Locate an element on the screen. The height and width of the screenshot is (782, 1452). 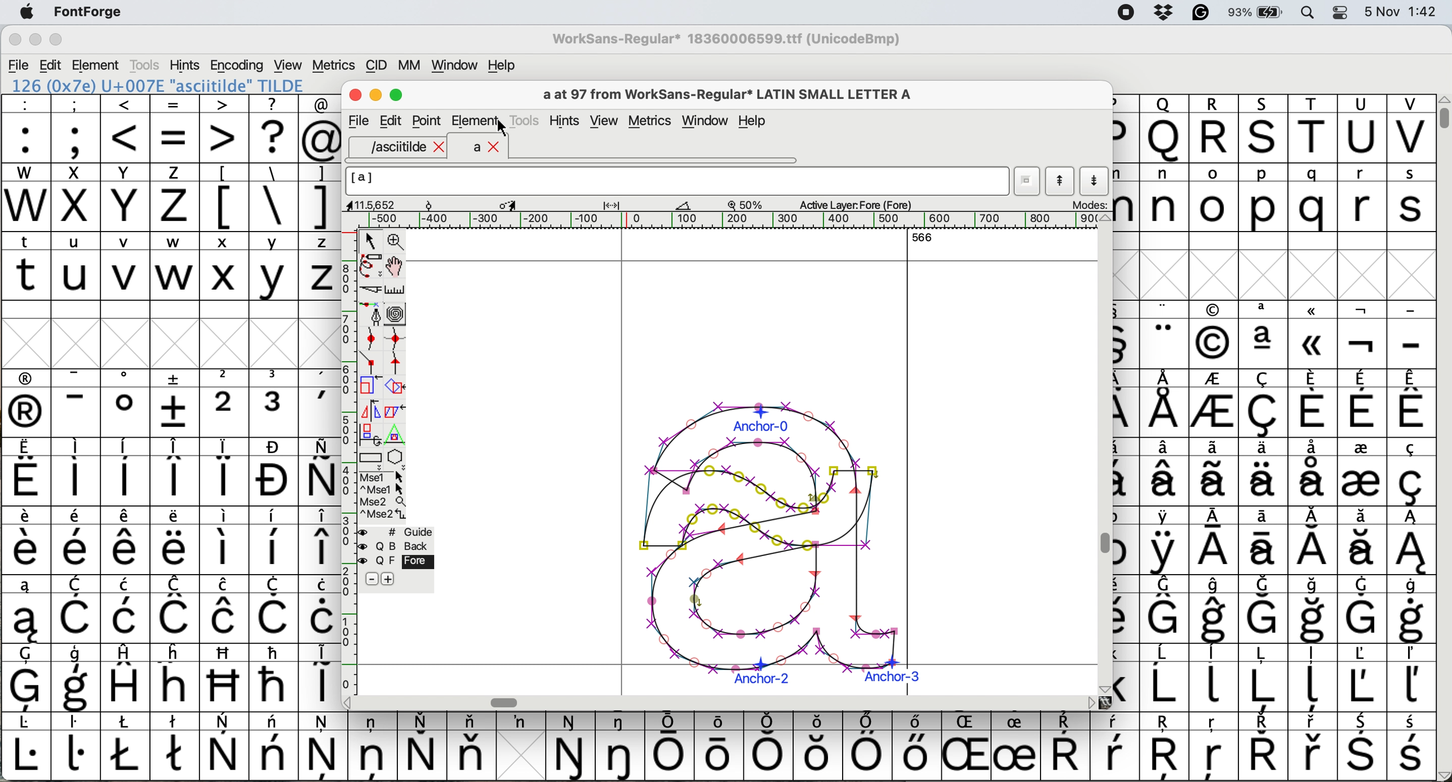
symbol is located at coordinates (1413, 748).